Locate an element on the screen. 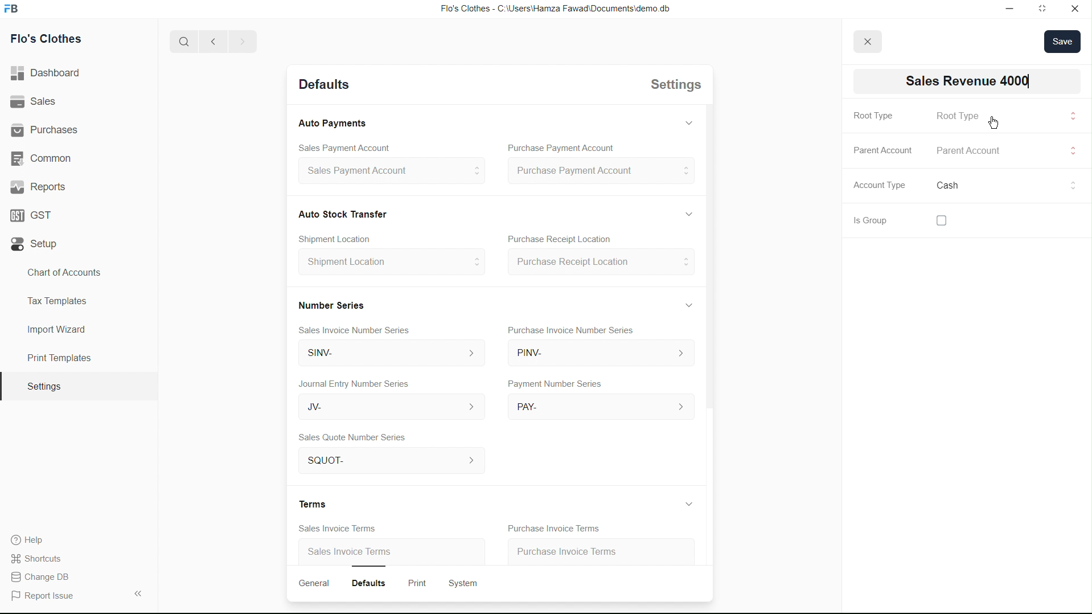 Image resolution: width=1092 pixels, height=614 pixels. Hide  is located at coordinates (688, 121).